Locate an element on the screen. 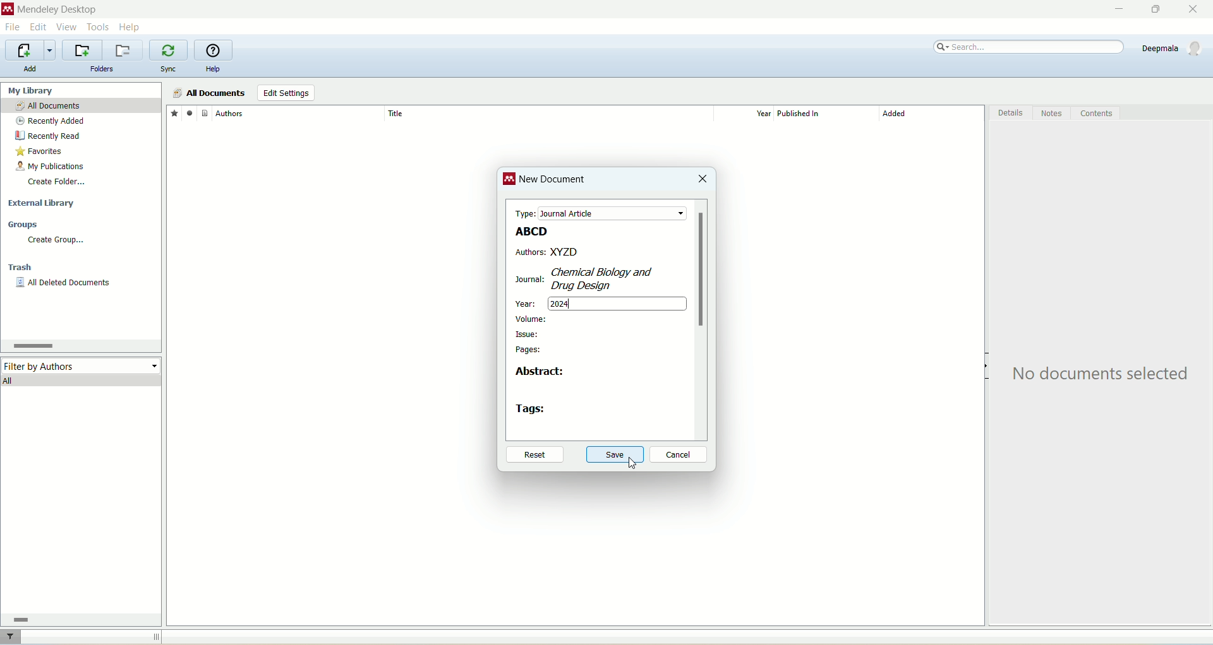 The image size is (1213, 645). help is located at coordinates (213, 70).